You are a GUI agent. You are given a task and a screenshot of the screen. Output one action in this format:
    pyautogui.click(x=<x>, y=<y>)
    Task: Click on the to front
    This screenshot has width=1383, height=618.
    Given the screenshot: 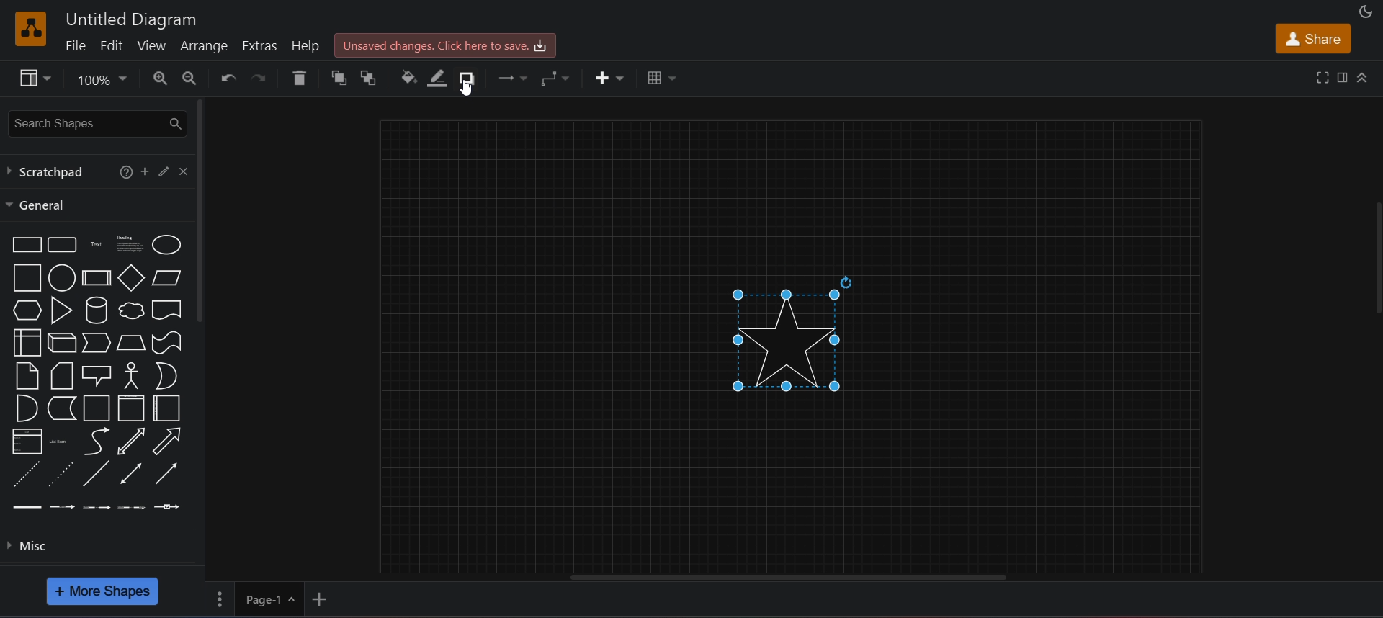 What is the action you would take?
    pyautogui.click(x=337, y=79)
    